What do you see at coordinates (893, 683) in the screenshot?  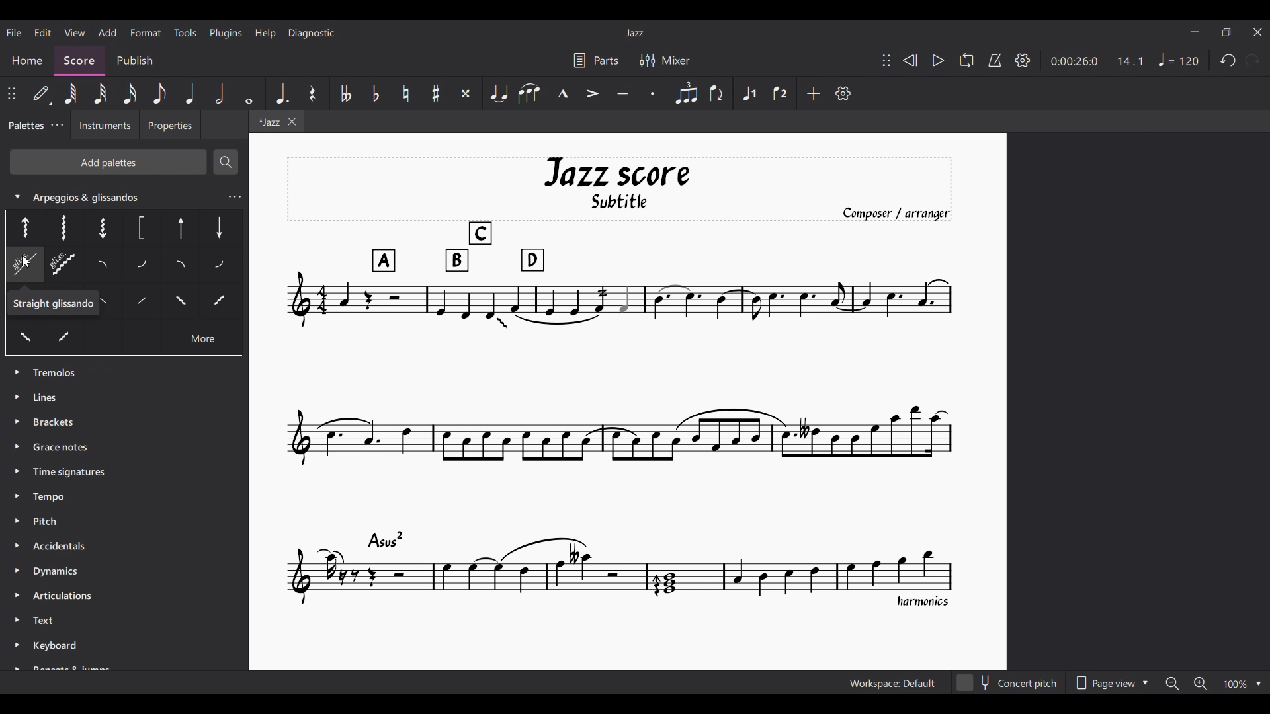 I see `Current workspace setting` at bounding box center [893, 683].